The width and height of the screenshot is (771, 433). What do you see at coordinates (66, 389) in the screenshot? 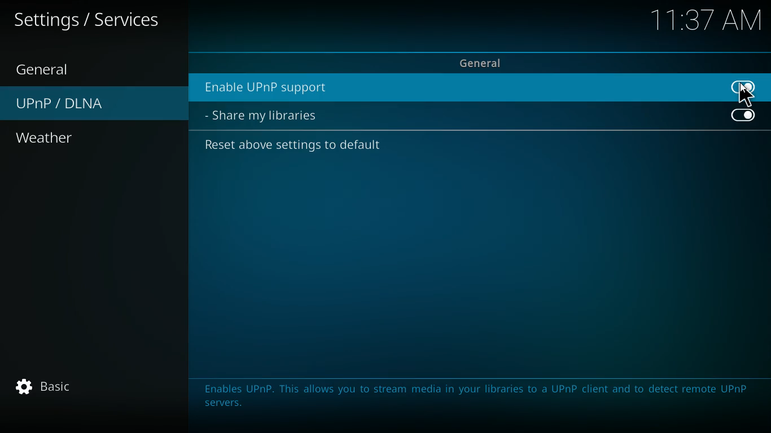
I see `basic` at bounding box center [66, 389].